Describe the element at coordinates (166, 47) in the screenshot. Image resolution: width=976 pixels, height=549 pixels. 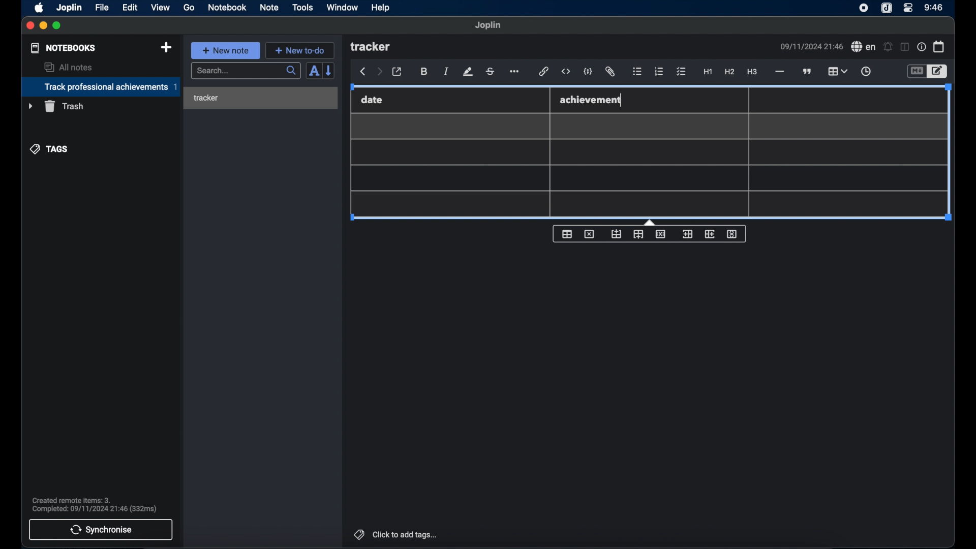
I see `new notebook` at that location.